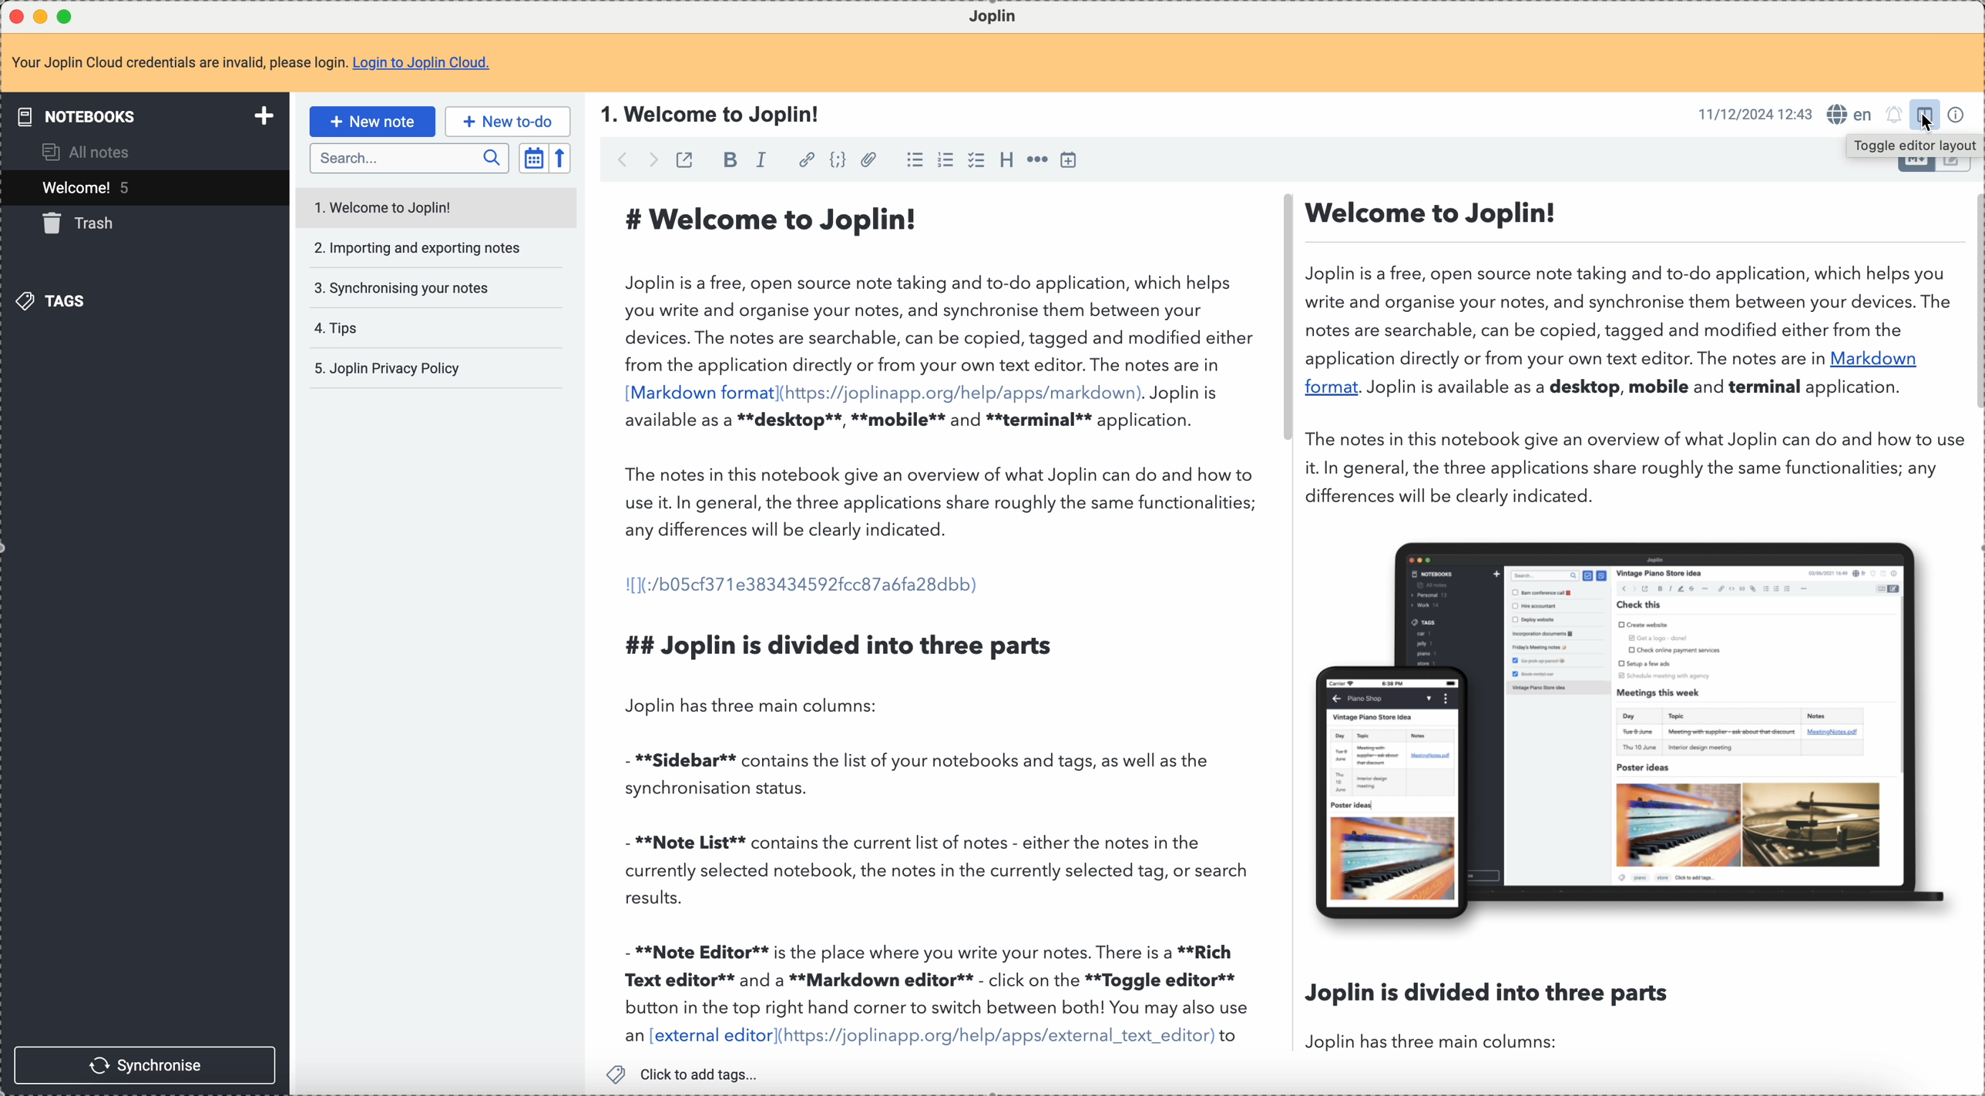  What do you see at coordinates (941, 870) in the screenshot?
I see `- **Note List** contains the current list of notes - either the notes in the
currently selected notebook, the notes in the currently selected tag, or search
results.` at bounding box center [941, 870].